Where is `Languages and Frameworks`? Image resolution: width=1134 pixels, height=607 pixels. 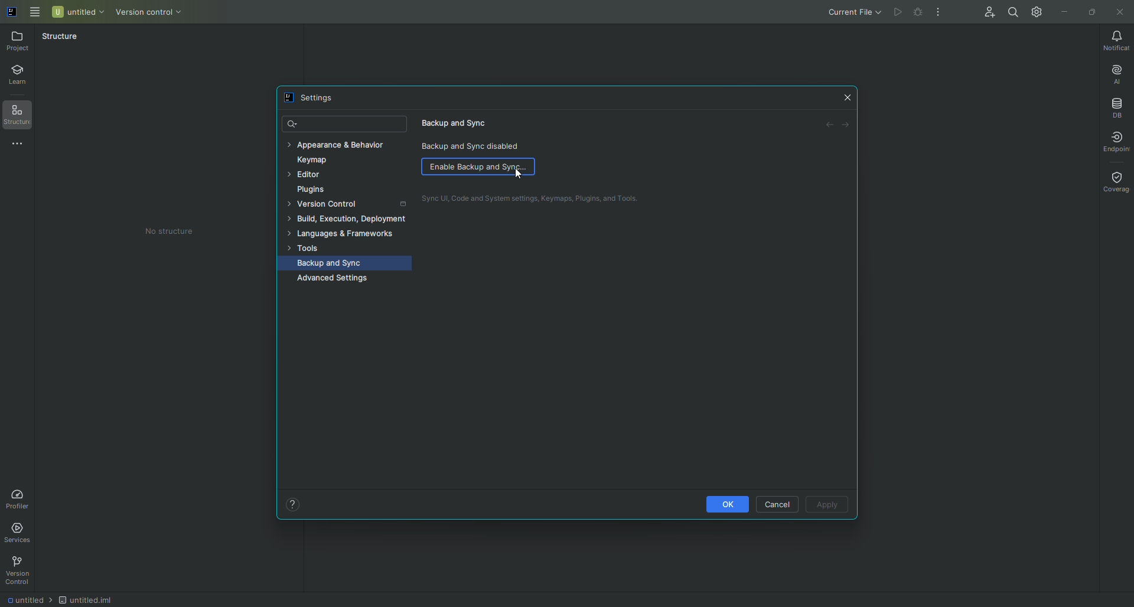 Languages and Frameworks is located at coordinates (347, 234).